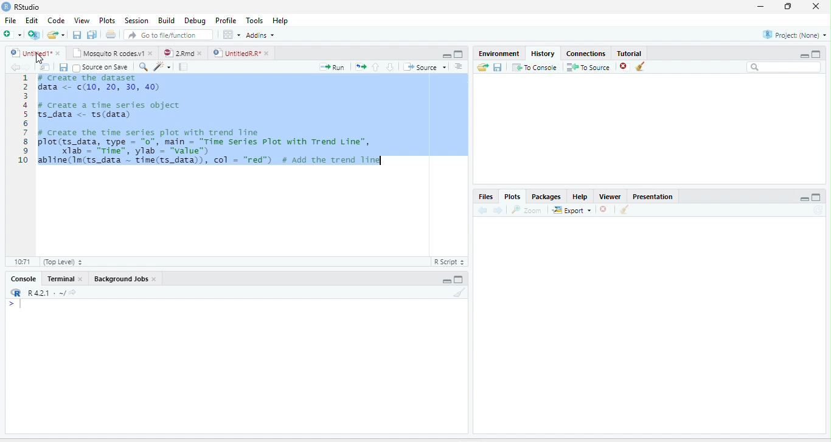 The image size is (831, 442). What do you see at coordinates (546, 196) in the screenshot?
I see `Packages` at bounding box center [546, 196].